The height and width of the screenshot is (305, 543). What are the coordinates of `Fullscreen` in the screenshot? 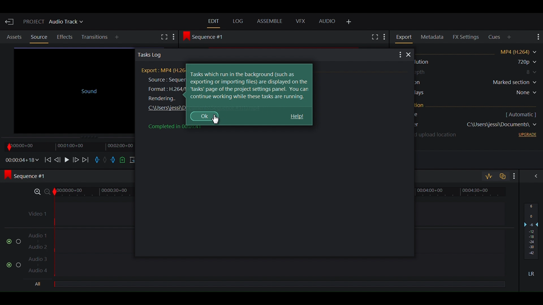 It's located at (164, 38).